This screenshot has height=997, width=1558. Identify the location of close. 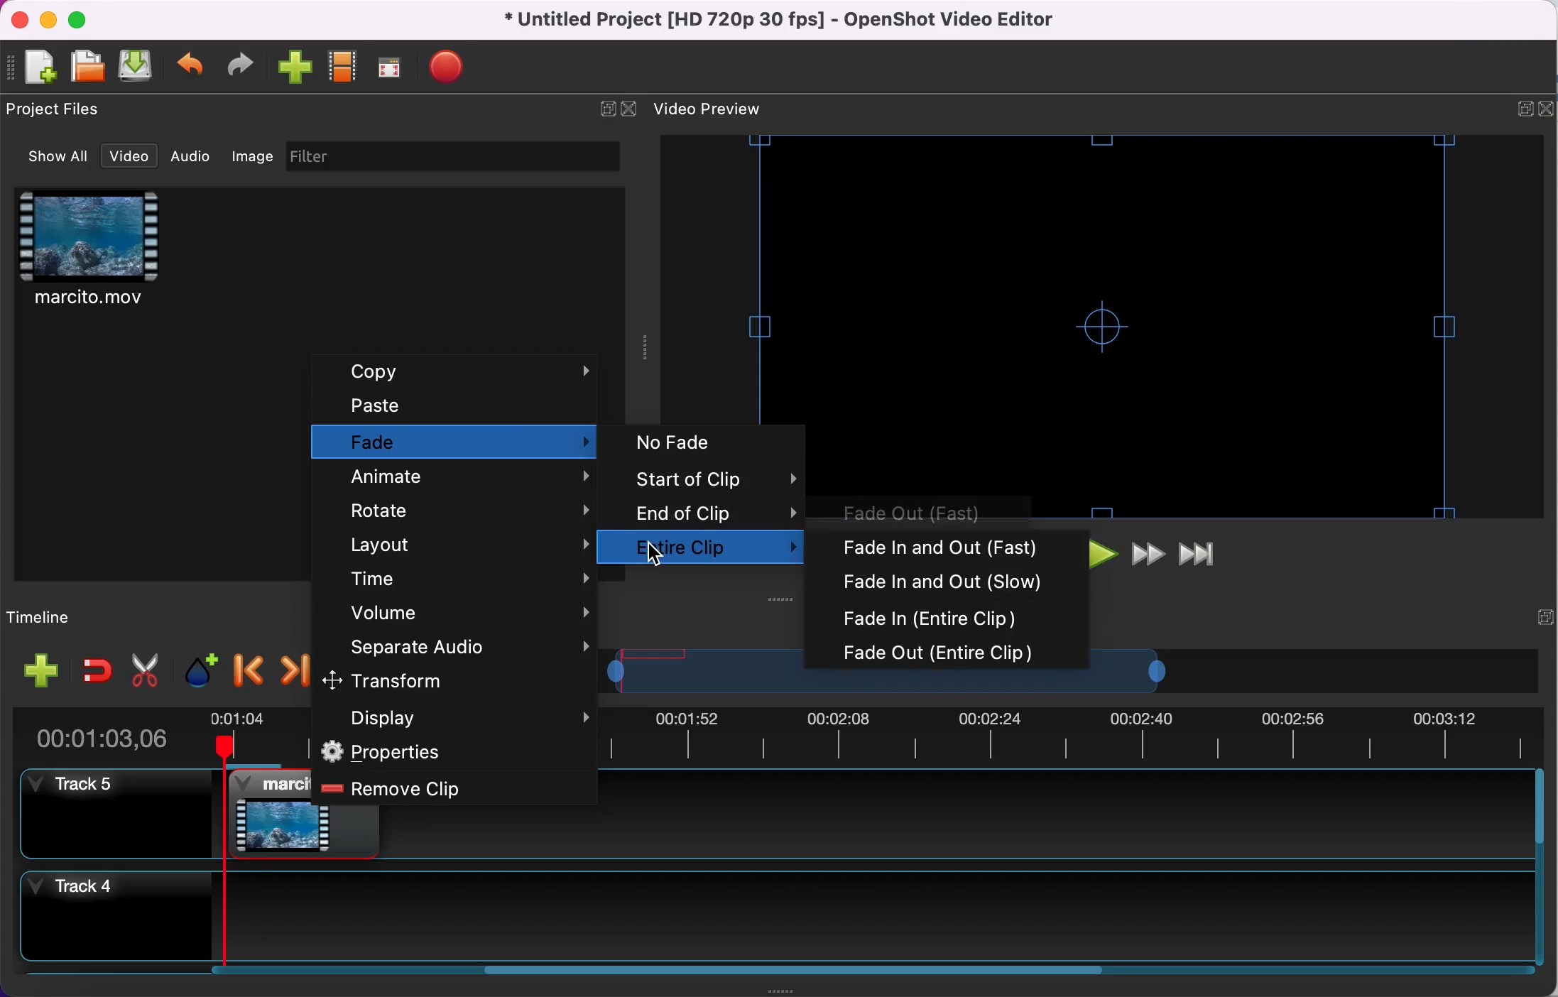
(22, 19).